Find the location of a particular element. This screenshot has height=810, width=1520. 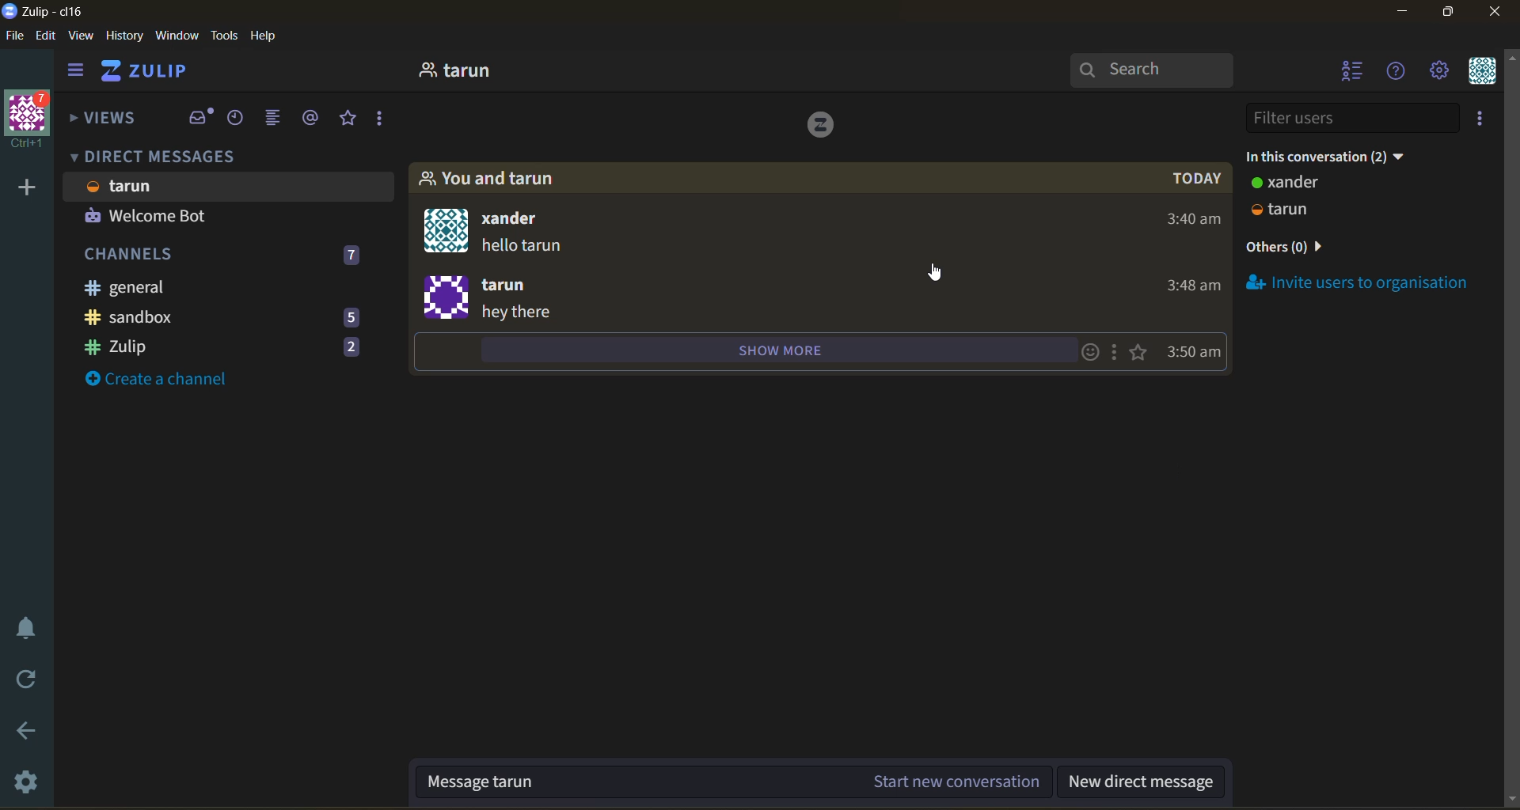

timestamp is located at coordinates (1184, 258).